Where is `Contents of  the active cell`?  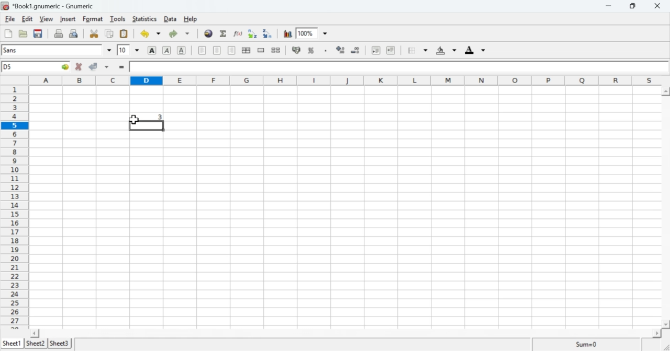 Contents of  the active cell is located at coordinates (396, 67).